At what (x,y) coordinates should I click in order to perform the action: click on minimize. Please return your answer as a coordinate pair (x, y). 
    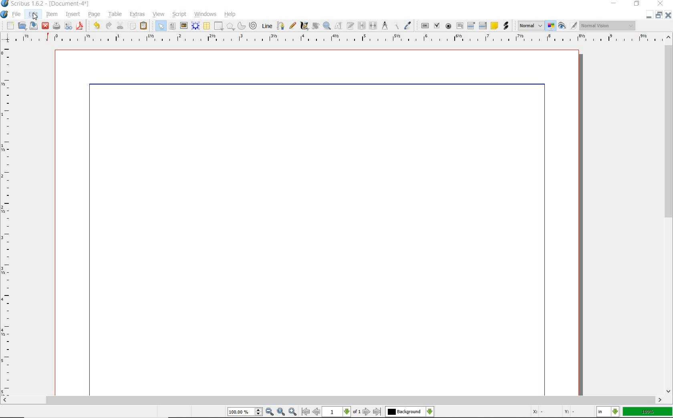
    Looking at the image, I should click on (615, 4).